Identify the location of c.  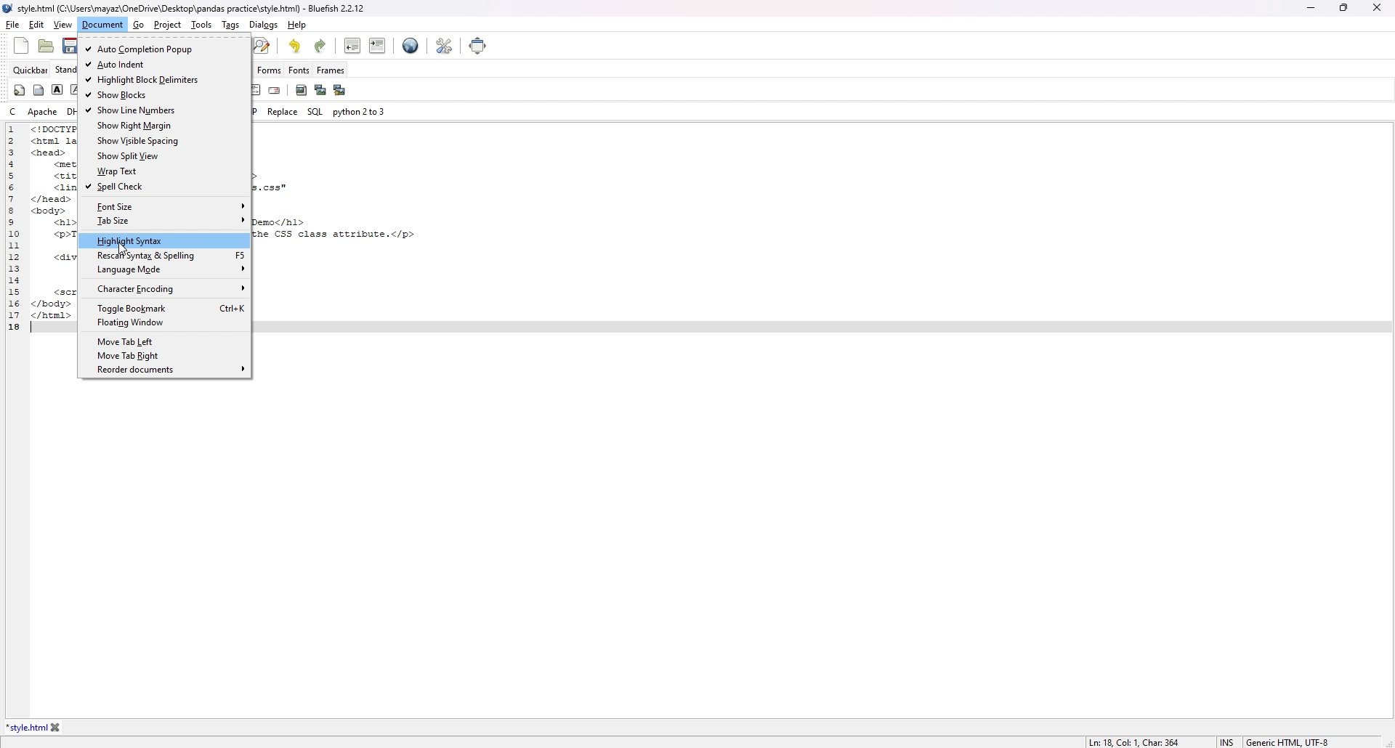
(14, 110).